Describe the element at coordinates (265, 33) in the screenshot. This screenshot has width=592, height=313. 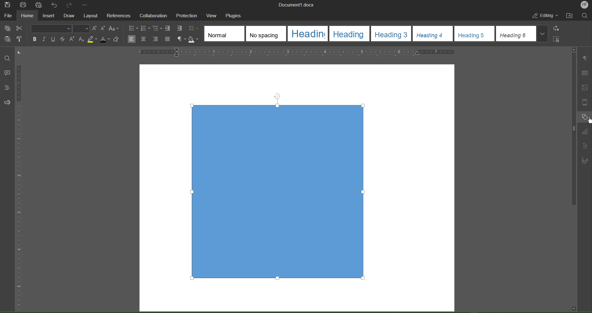
I see `No spacing` at that location.